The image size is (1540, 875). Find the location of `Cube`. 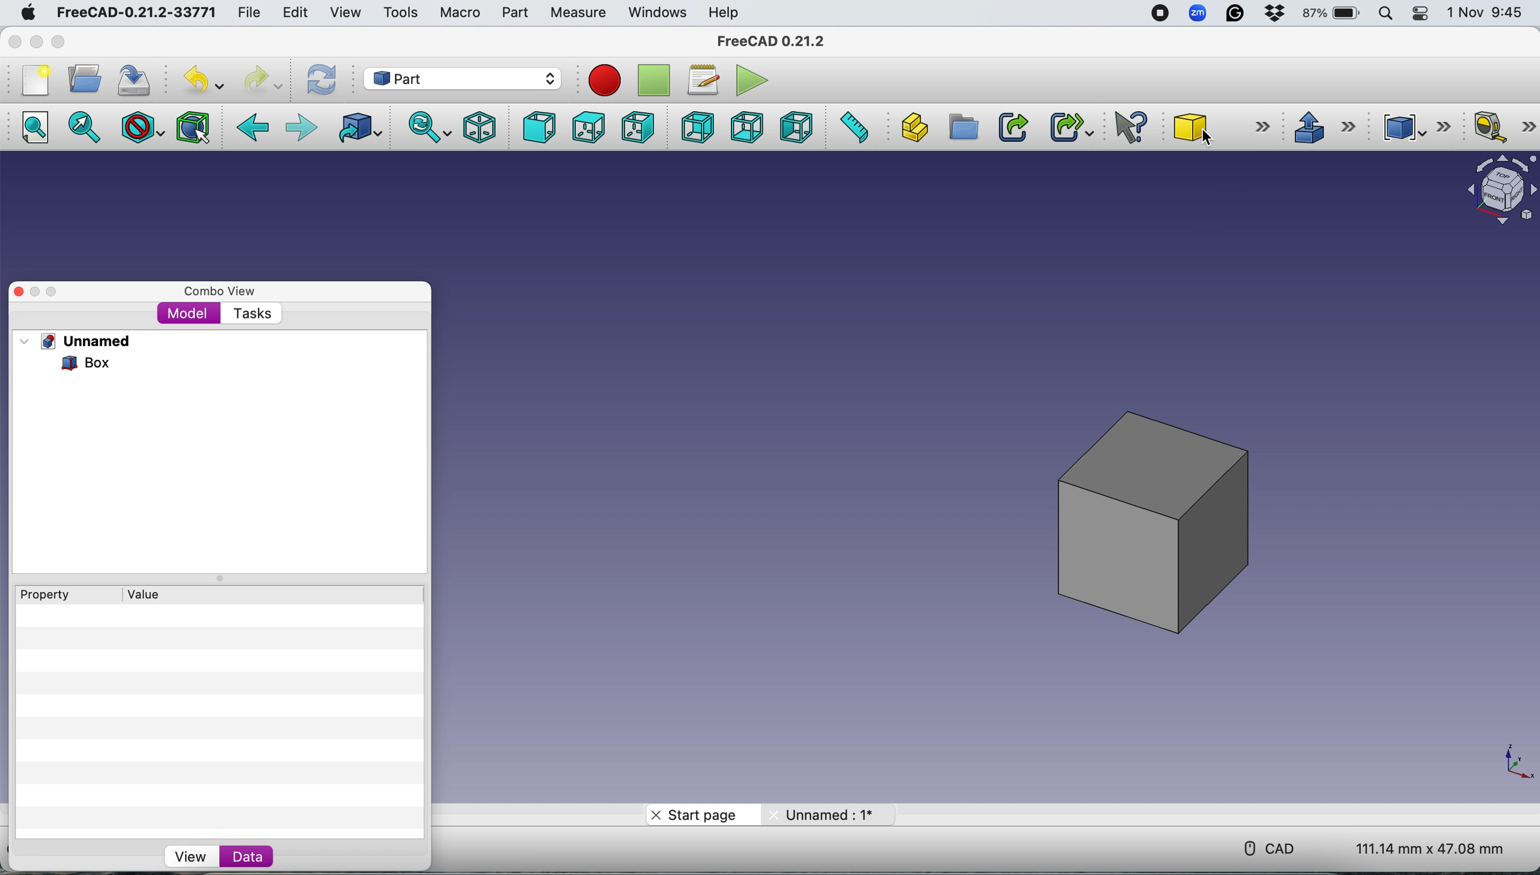

Cube is located at coordinates (1218, 124).